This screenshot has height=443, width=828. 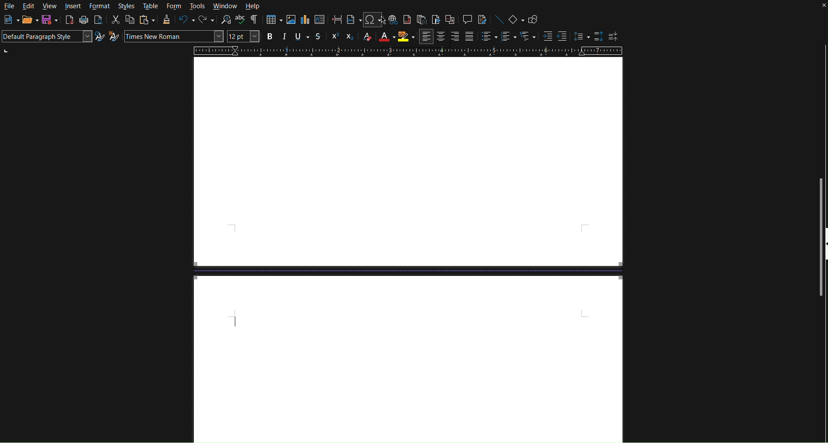 What do you see at coordinates (497, 19) in the screenshot?
I see `Insert Line` at bounding box center [497, 19].